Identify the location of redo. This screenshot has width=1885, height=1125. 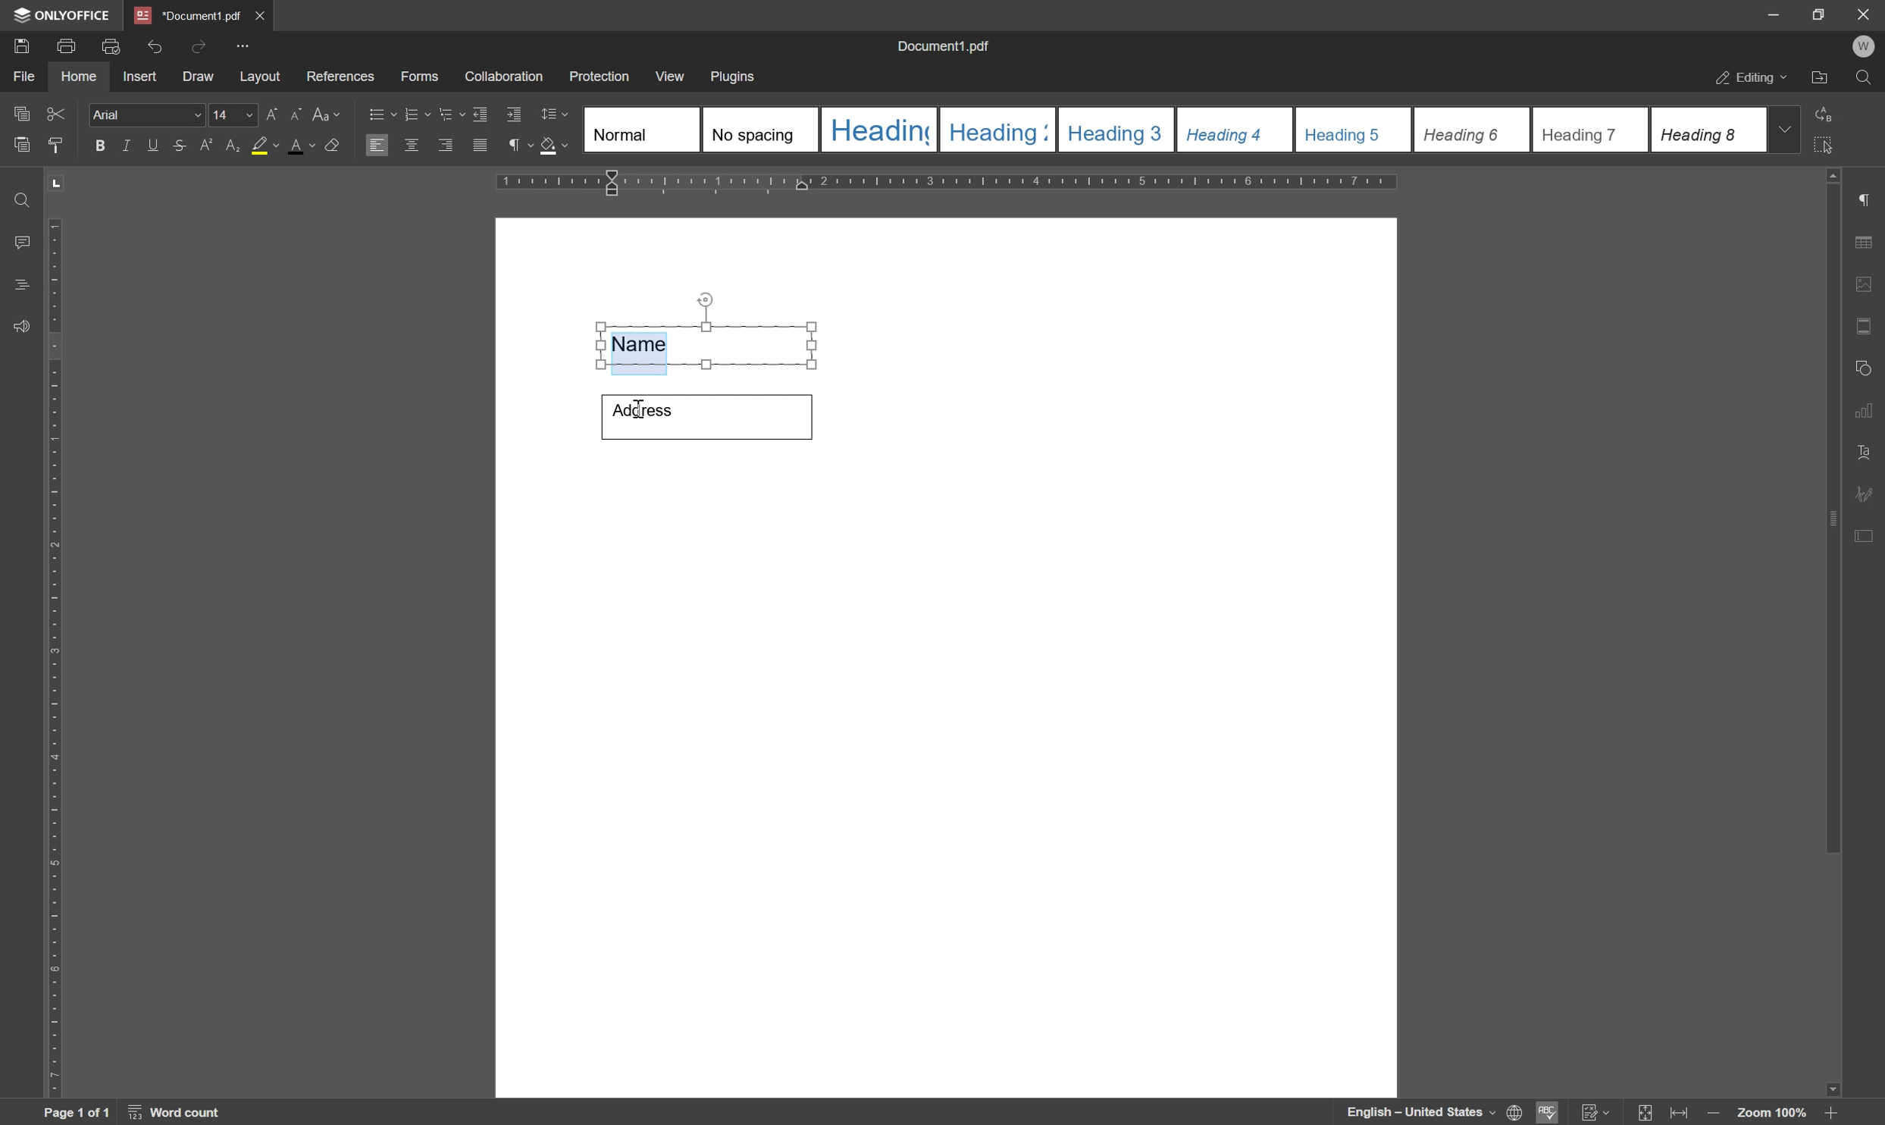
(198, 45).